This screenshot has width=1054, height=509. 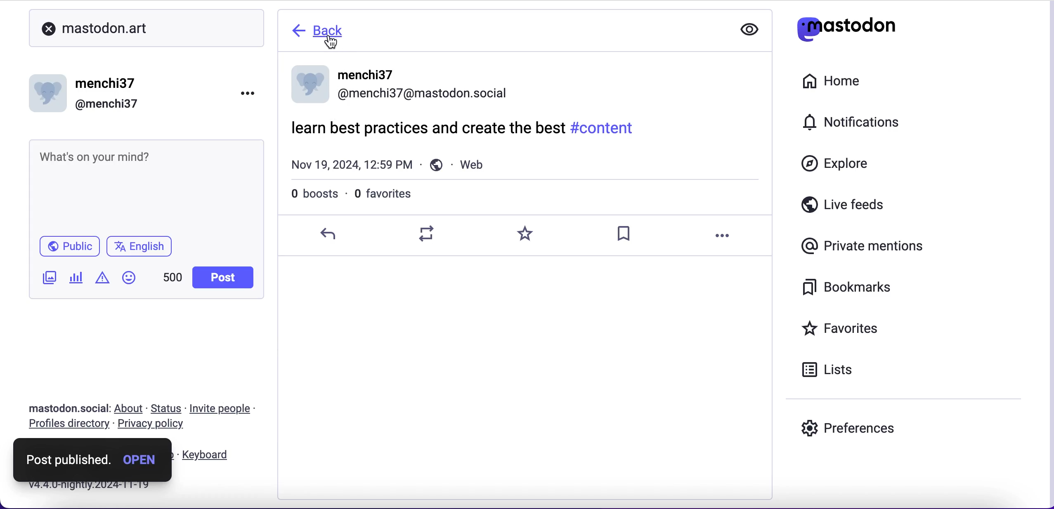 What do you see at coordinates (208, 455) in the screenshot?
I see `keyboard` at bounding box center [208, 455].